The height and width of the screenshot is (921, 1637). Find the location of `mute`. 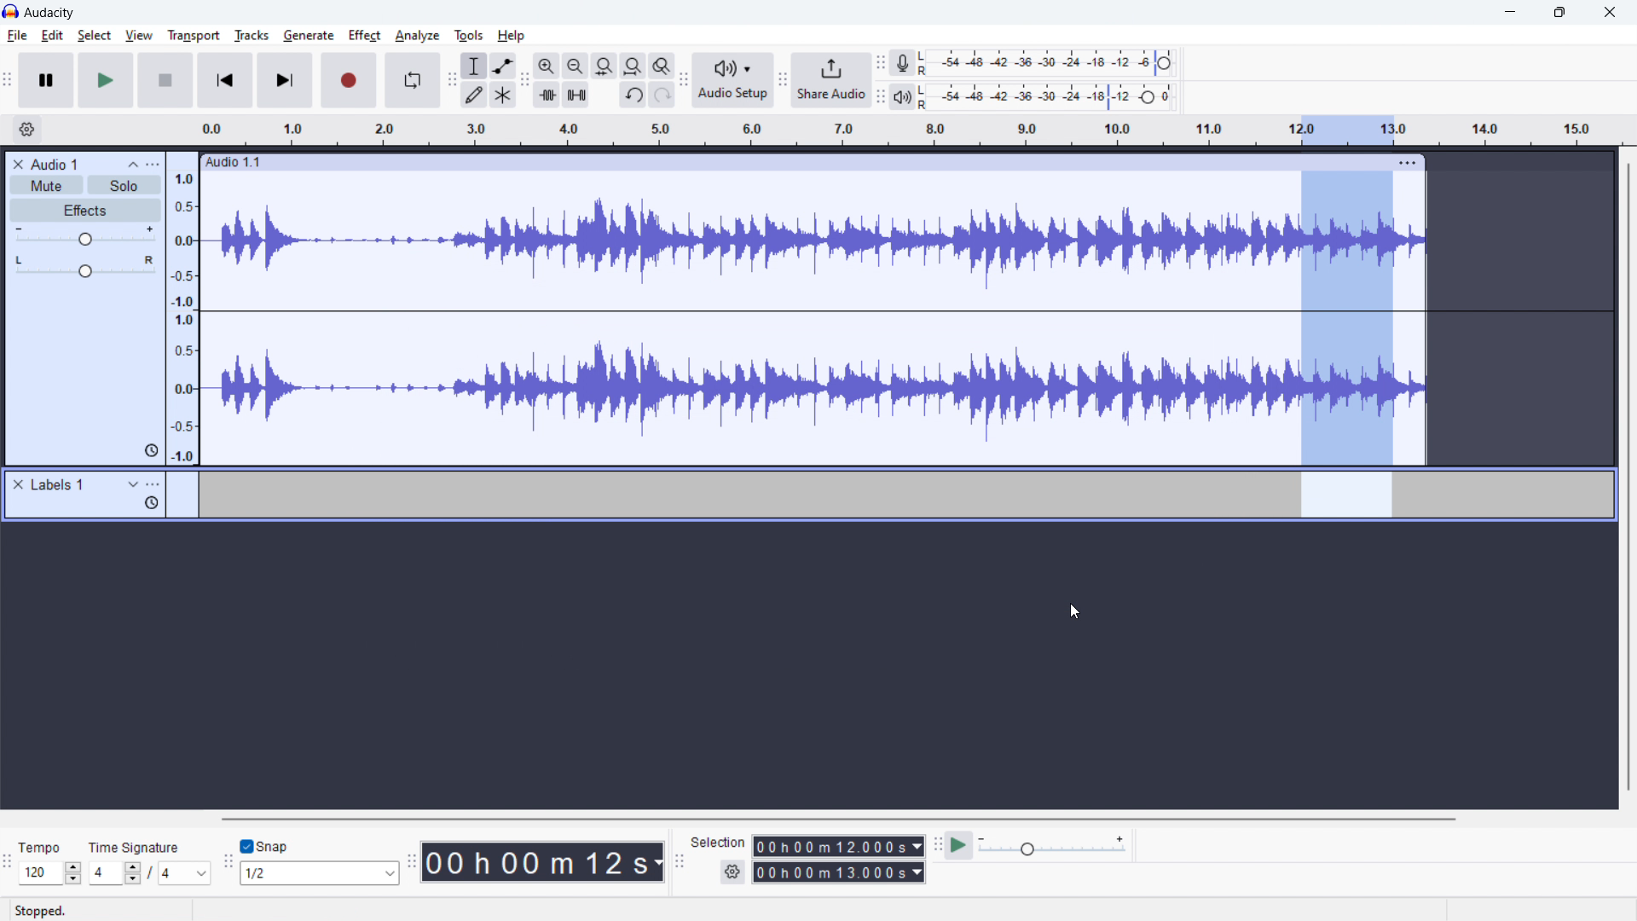

mute is located at coordinates (46, 186).